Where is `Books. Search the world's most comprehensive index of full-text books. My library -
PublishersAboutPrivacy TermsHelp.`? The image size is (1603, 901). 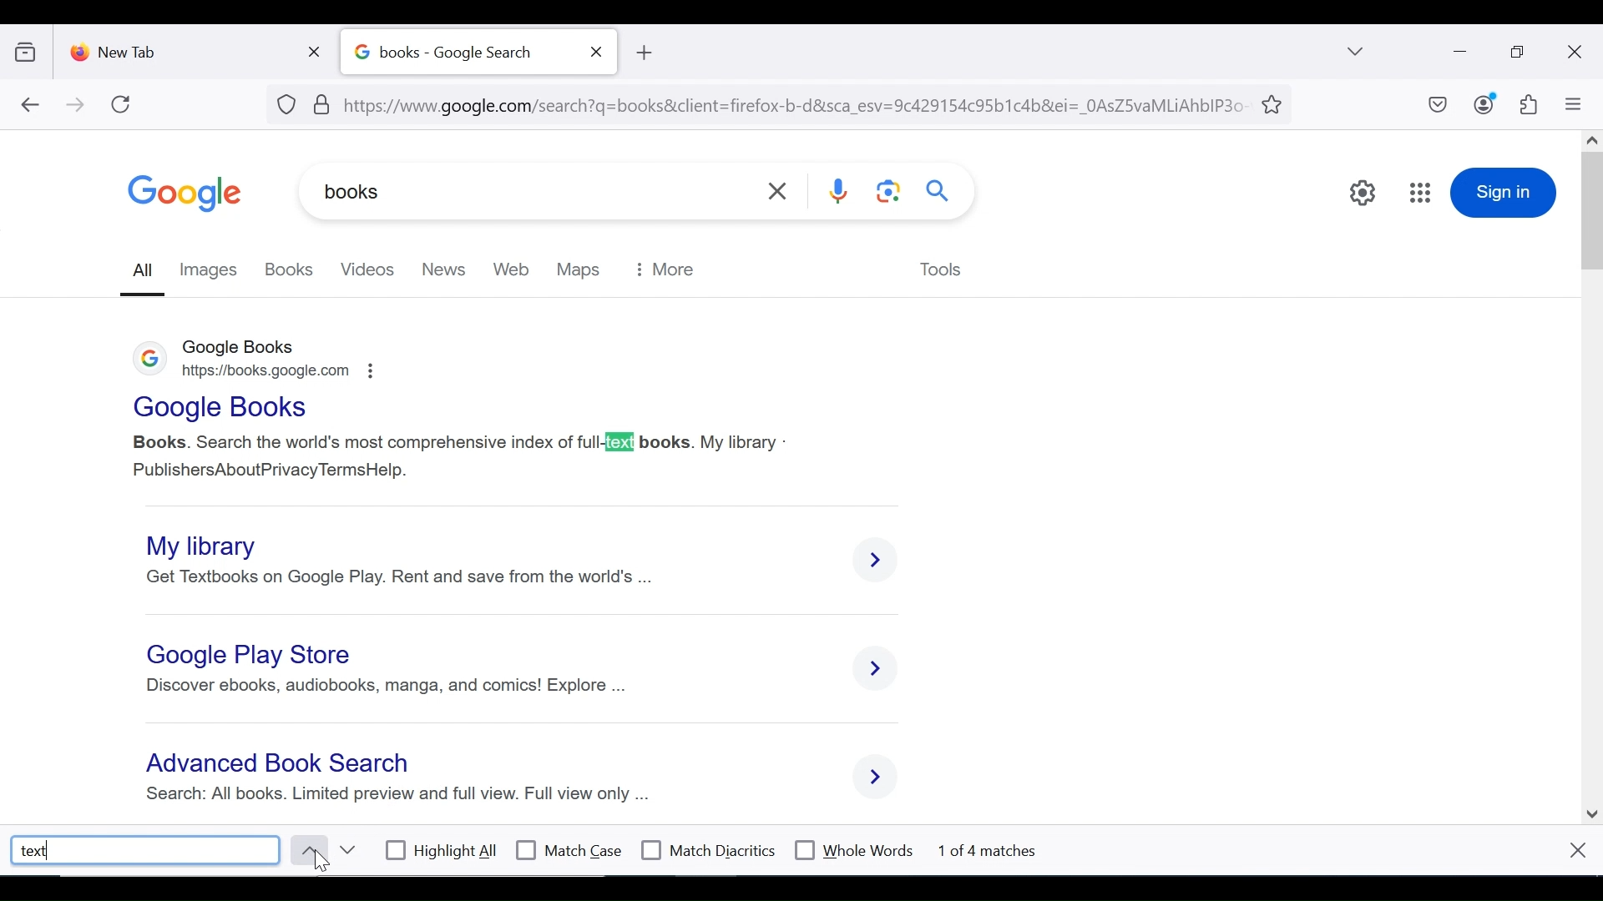
Books. Search the world's most comprehensive index of full-text books. My library -
PublishersAboutPrivacy TermsHelp. is located at coordinates (459, 457).